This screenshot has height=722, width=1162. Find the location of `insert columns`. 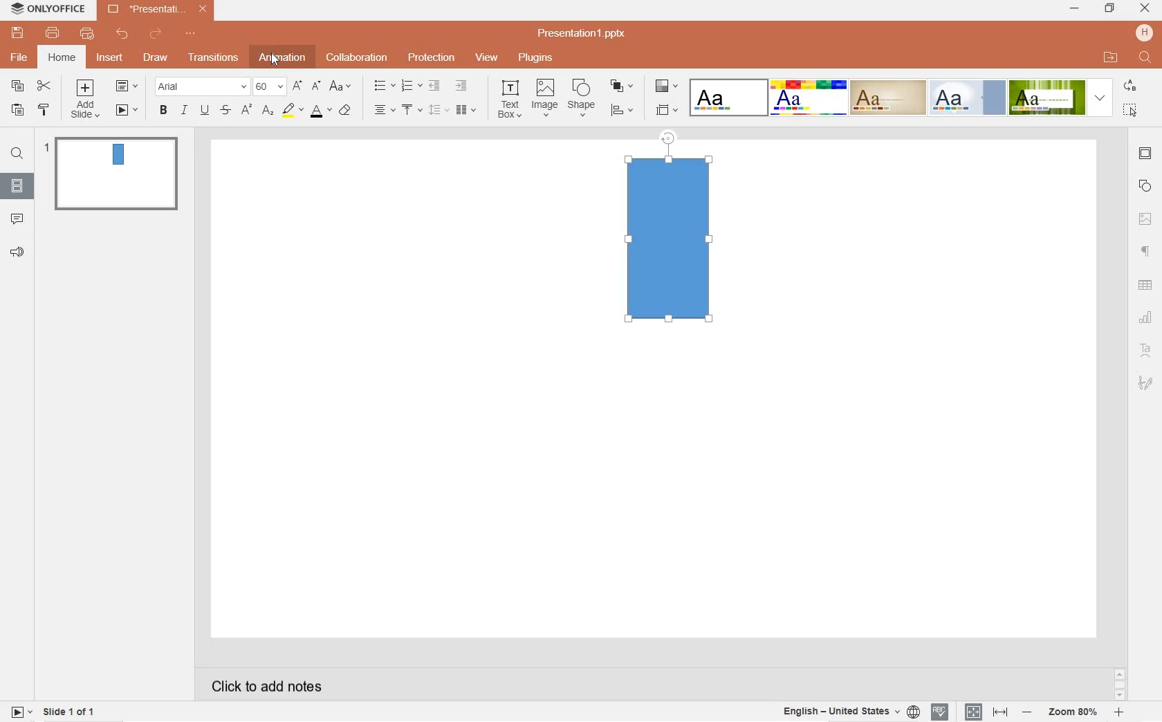

insert columns is located at coordinates (466, 109).